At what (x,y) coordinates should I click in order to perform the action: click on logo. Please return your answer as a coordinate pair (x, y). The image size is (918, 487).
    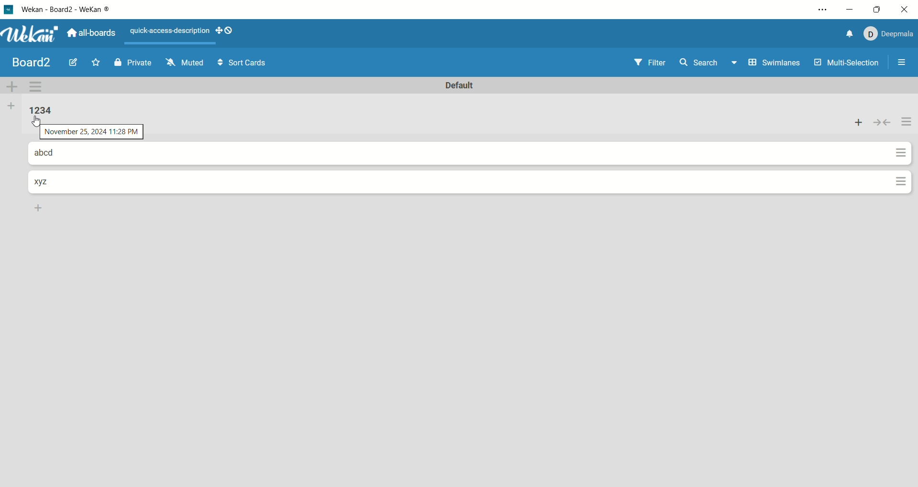
    Looking at the image, I should click on (8, 9).